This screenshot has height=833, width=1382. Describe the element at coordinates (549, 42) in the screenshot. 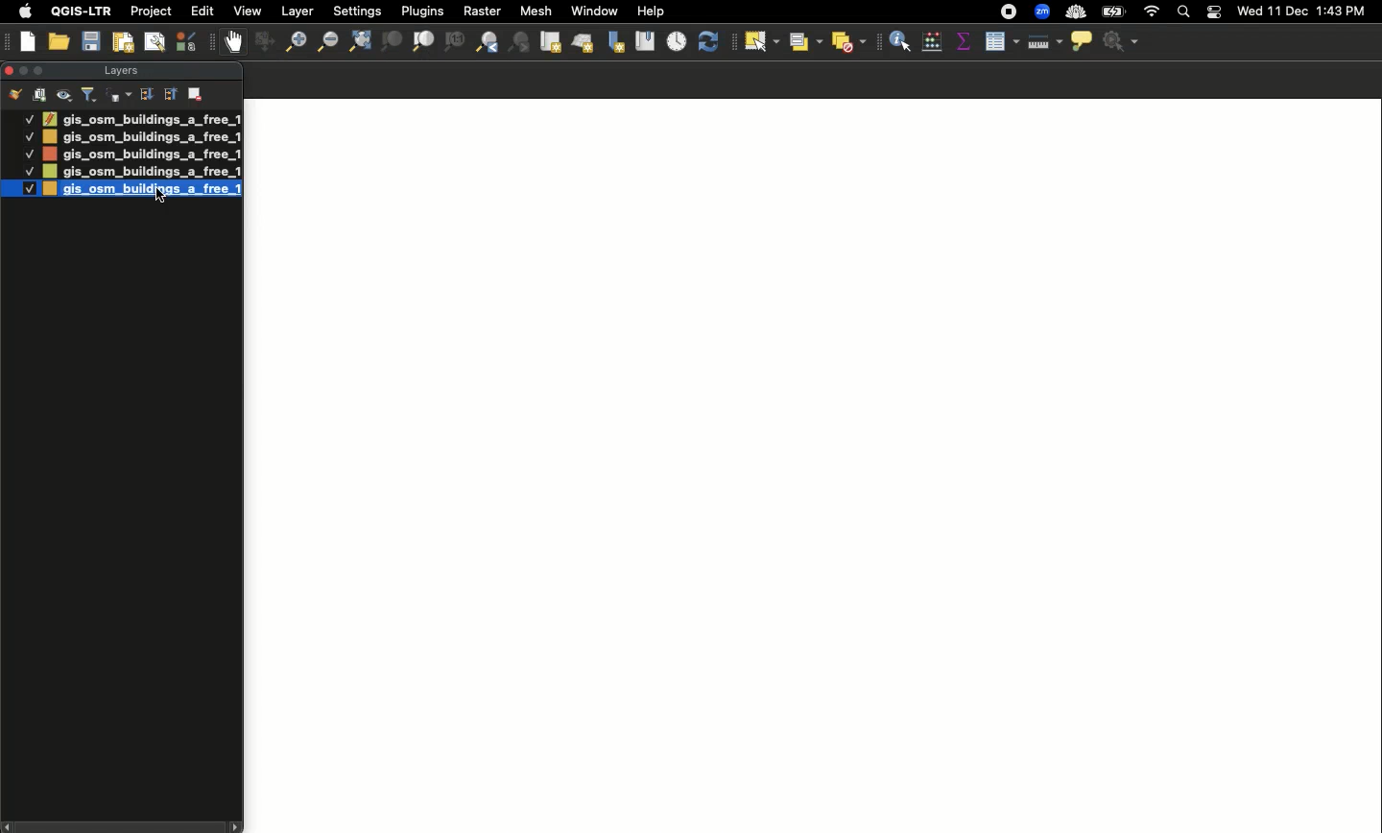

I see `New map view` at that location.